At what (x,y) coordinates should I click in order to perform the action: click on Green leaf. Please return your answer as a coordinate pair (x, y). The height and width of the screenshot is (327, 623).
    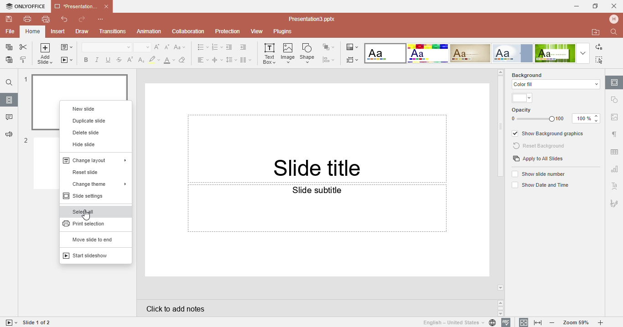
    Looking at the image, I should click on (555, 53).